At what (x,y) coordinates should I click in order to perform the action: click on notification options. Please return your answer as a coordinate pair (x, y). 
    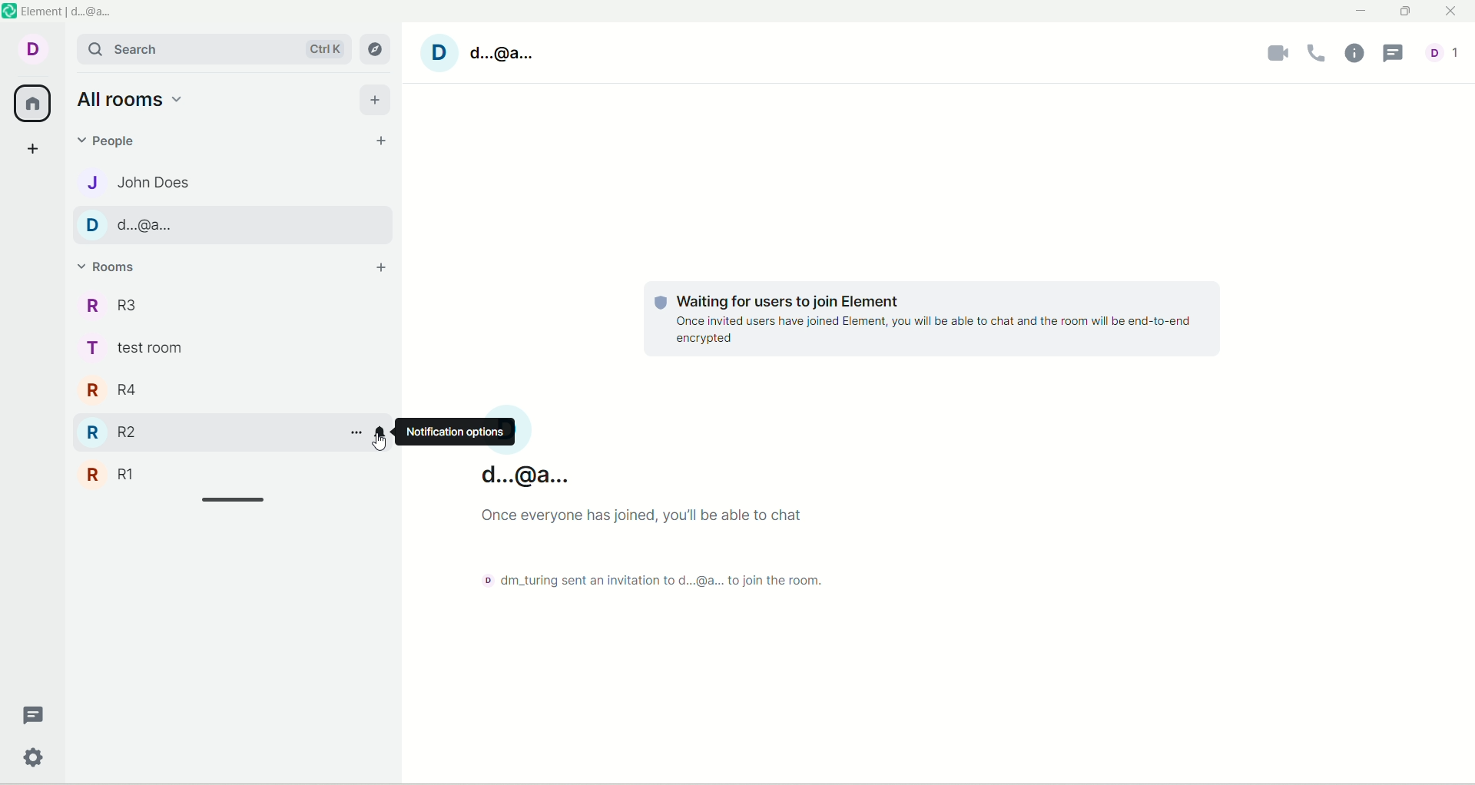
    Looking at the image, I should click on (457, 433).